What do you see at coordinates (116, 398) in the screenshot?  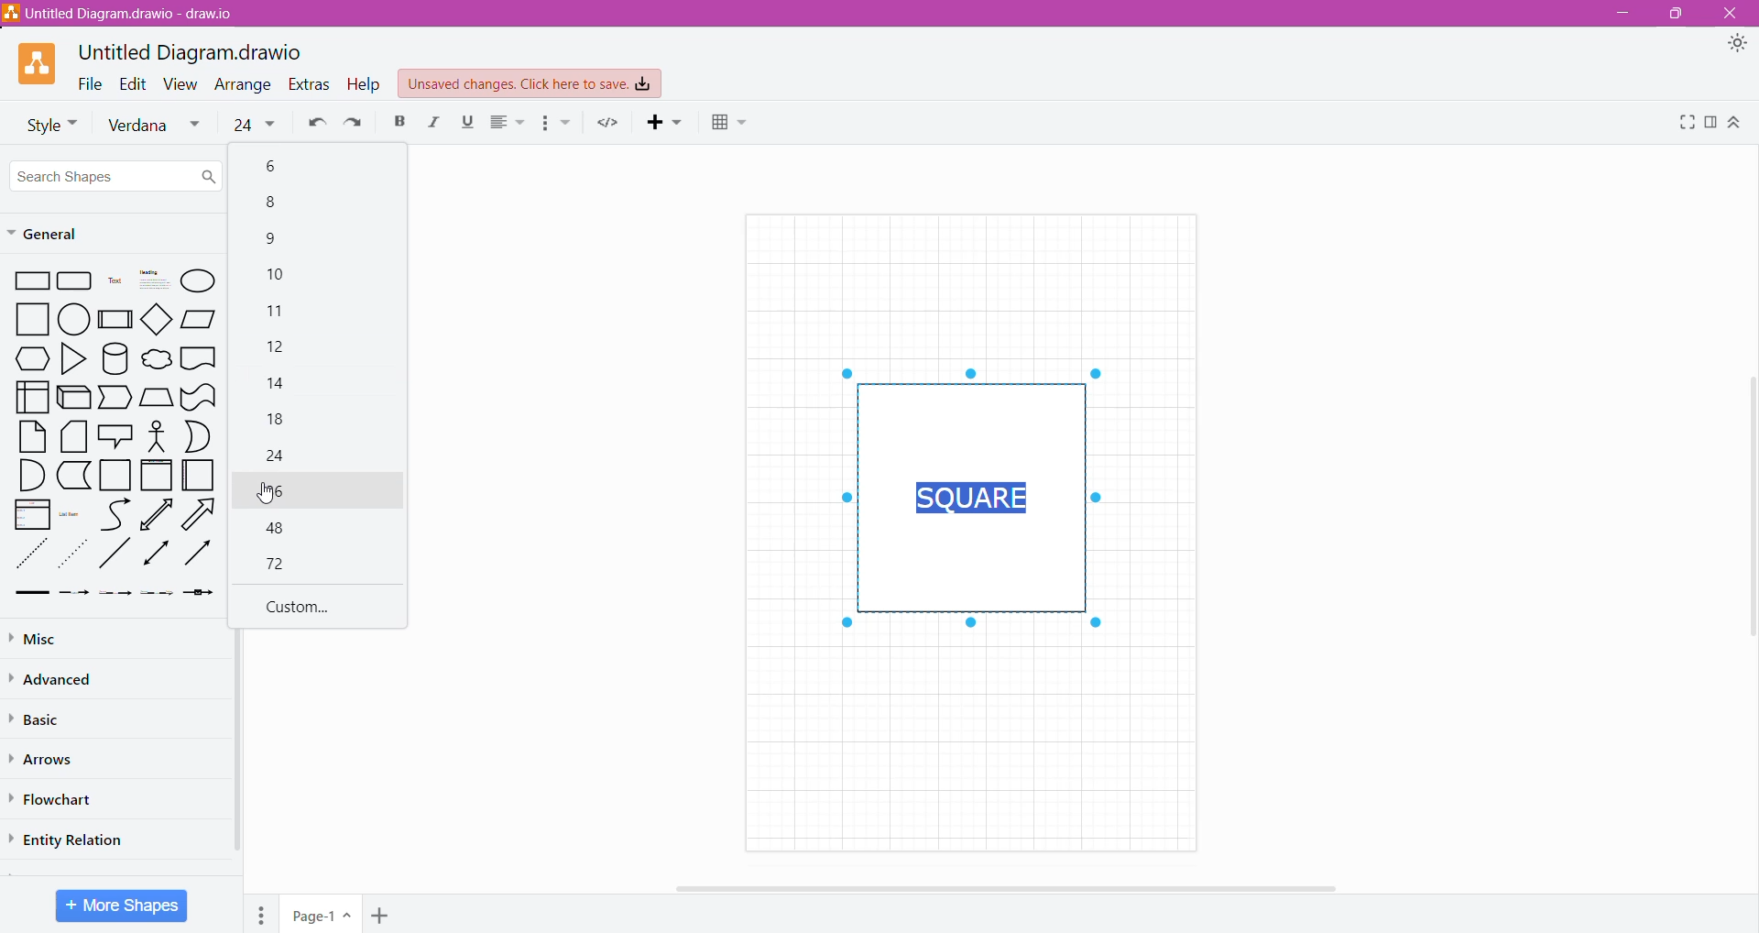 I see `Trapezoid ` at bounding box center [116, 398].